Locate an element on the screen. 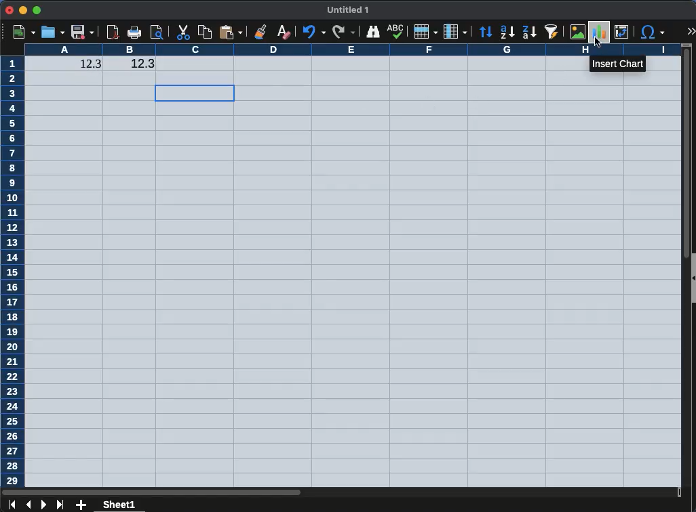 The width and height of the screenshot is (696, 512). cut is located at coordinates (185, 33).